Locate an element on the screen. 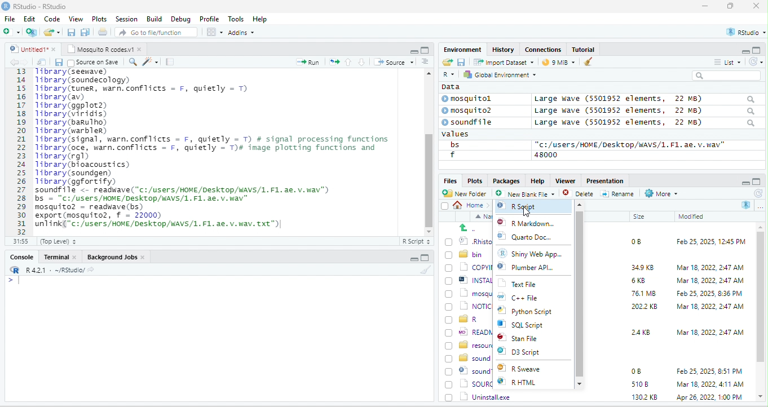 The width and height of the screenshot is (768, 407). | @] INSTALL is located at coordinates (470, 280).